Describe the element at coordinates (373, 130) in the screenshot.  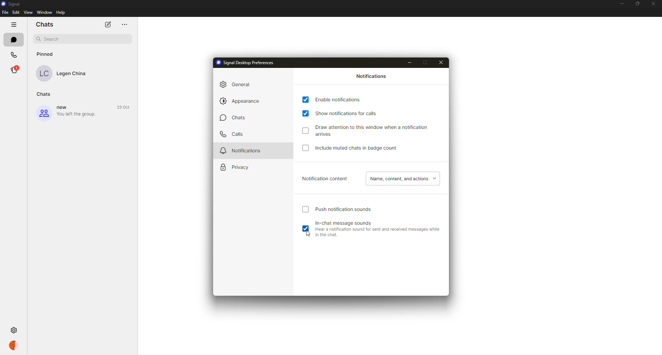
I see `draw attention to this window when a notification arrives` at that location.